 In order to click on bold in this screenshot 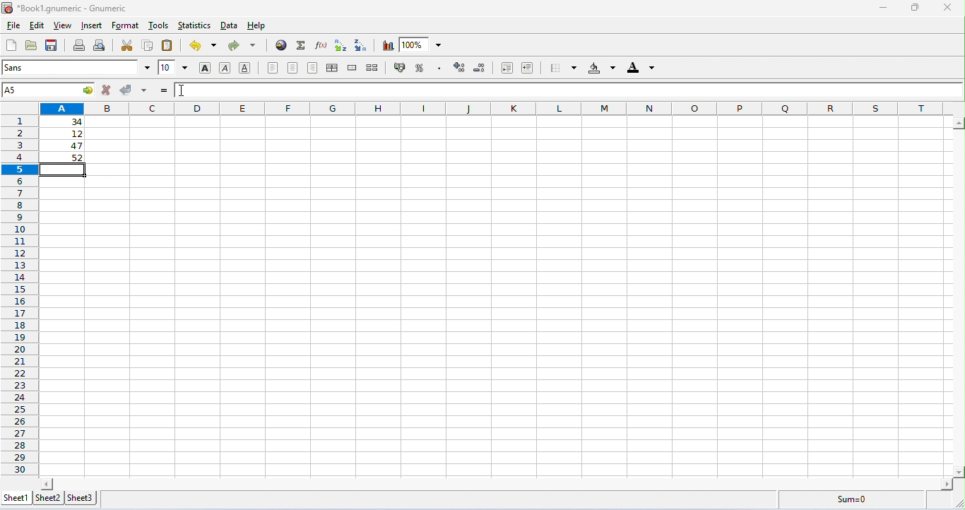, I will do `click(206, 69)`.